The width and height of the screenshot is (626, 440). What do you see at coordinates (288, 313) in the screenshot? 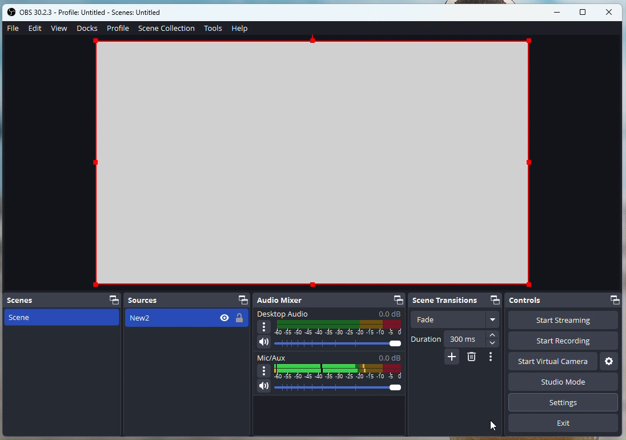
I see `Desktop Audio` at bounding box center [288, 313].